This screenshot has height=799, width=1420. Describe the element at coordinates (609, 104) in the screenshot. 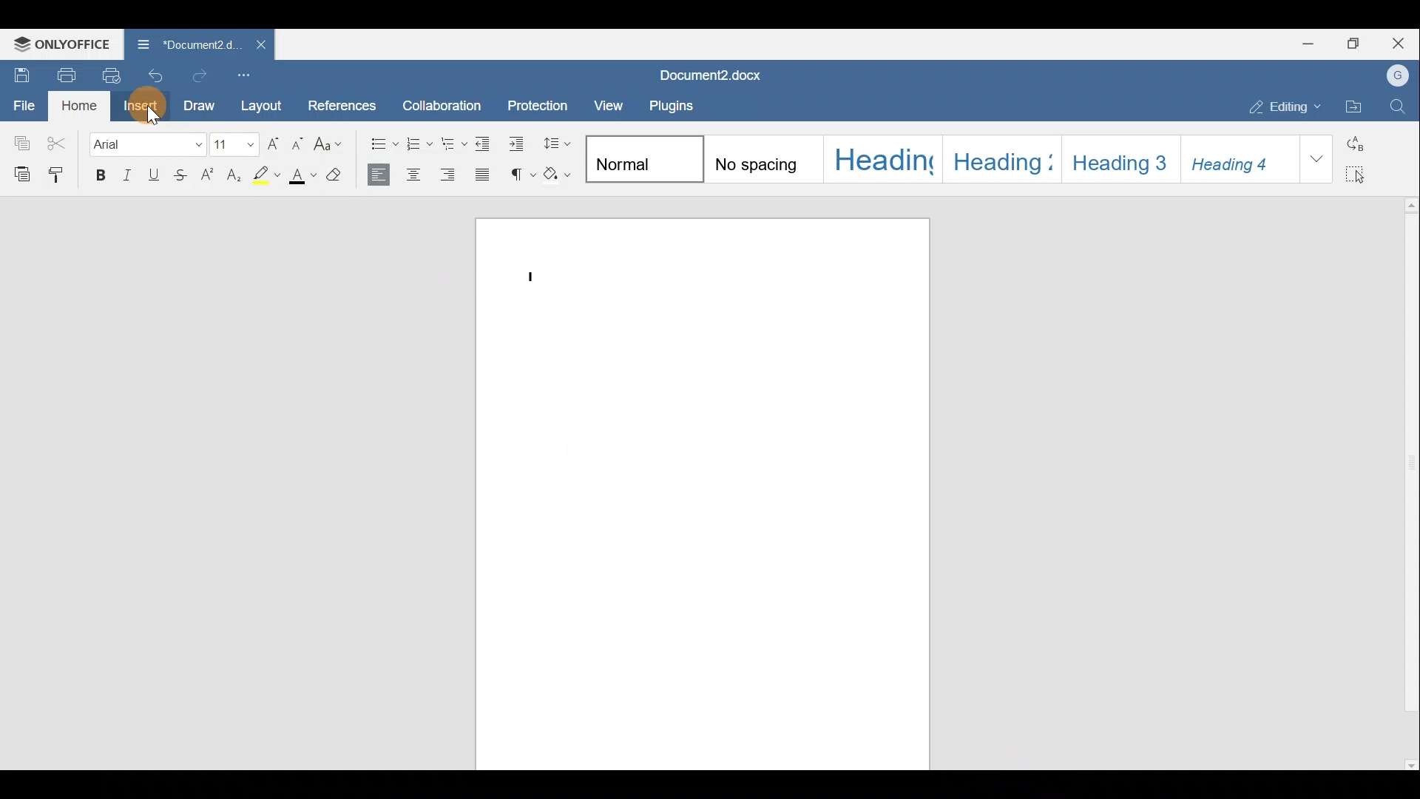

I see `View` at that location.